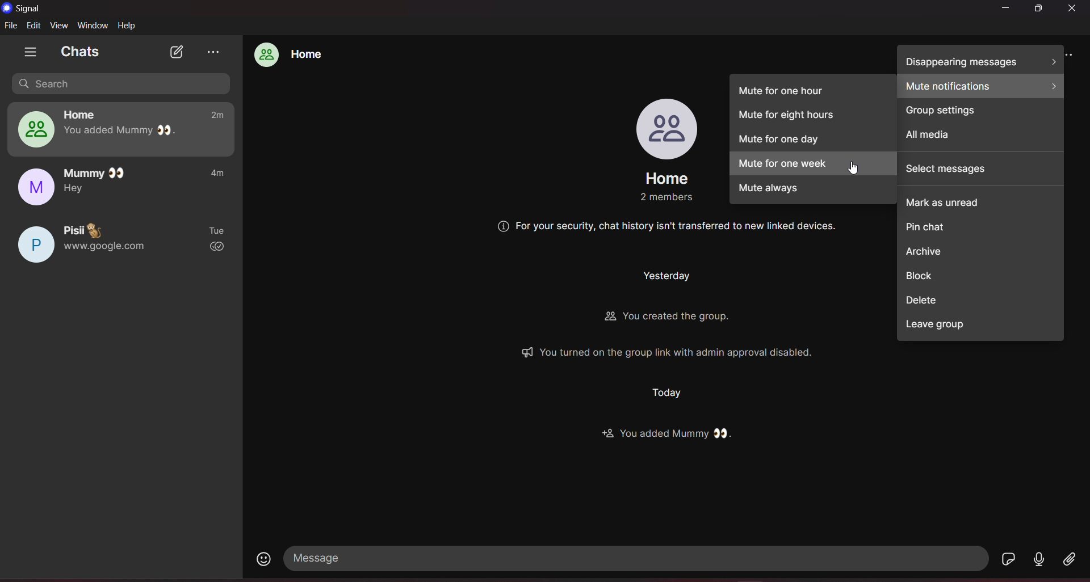  Describe the element at coordinates (85, 52) in the screenshot. I see `chats` at that location.